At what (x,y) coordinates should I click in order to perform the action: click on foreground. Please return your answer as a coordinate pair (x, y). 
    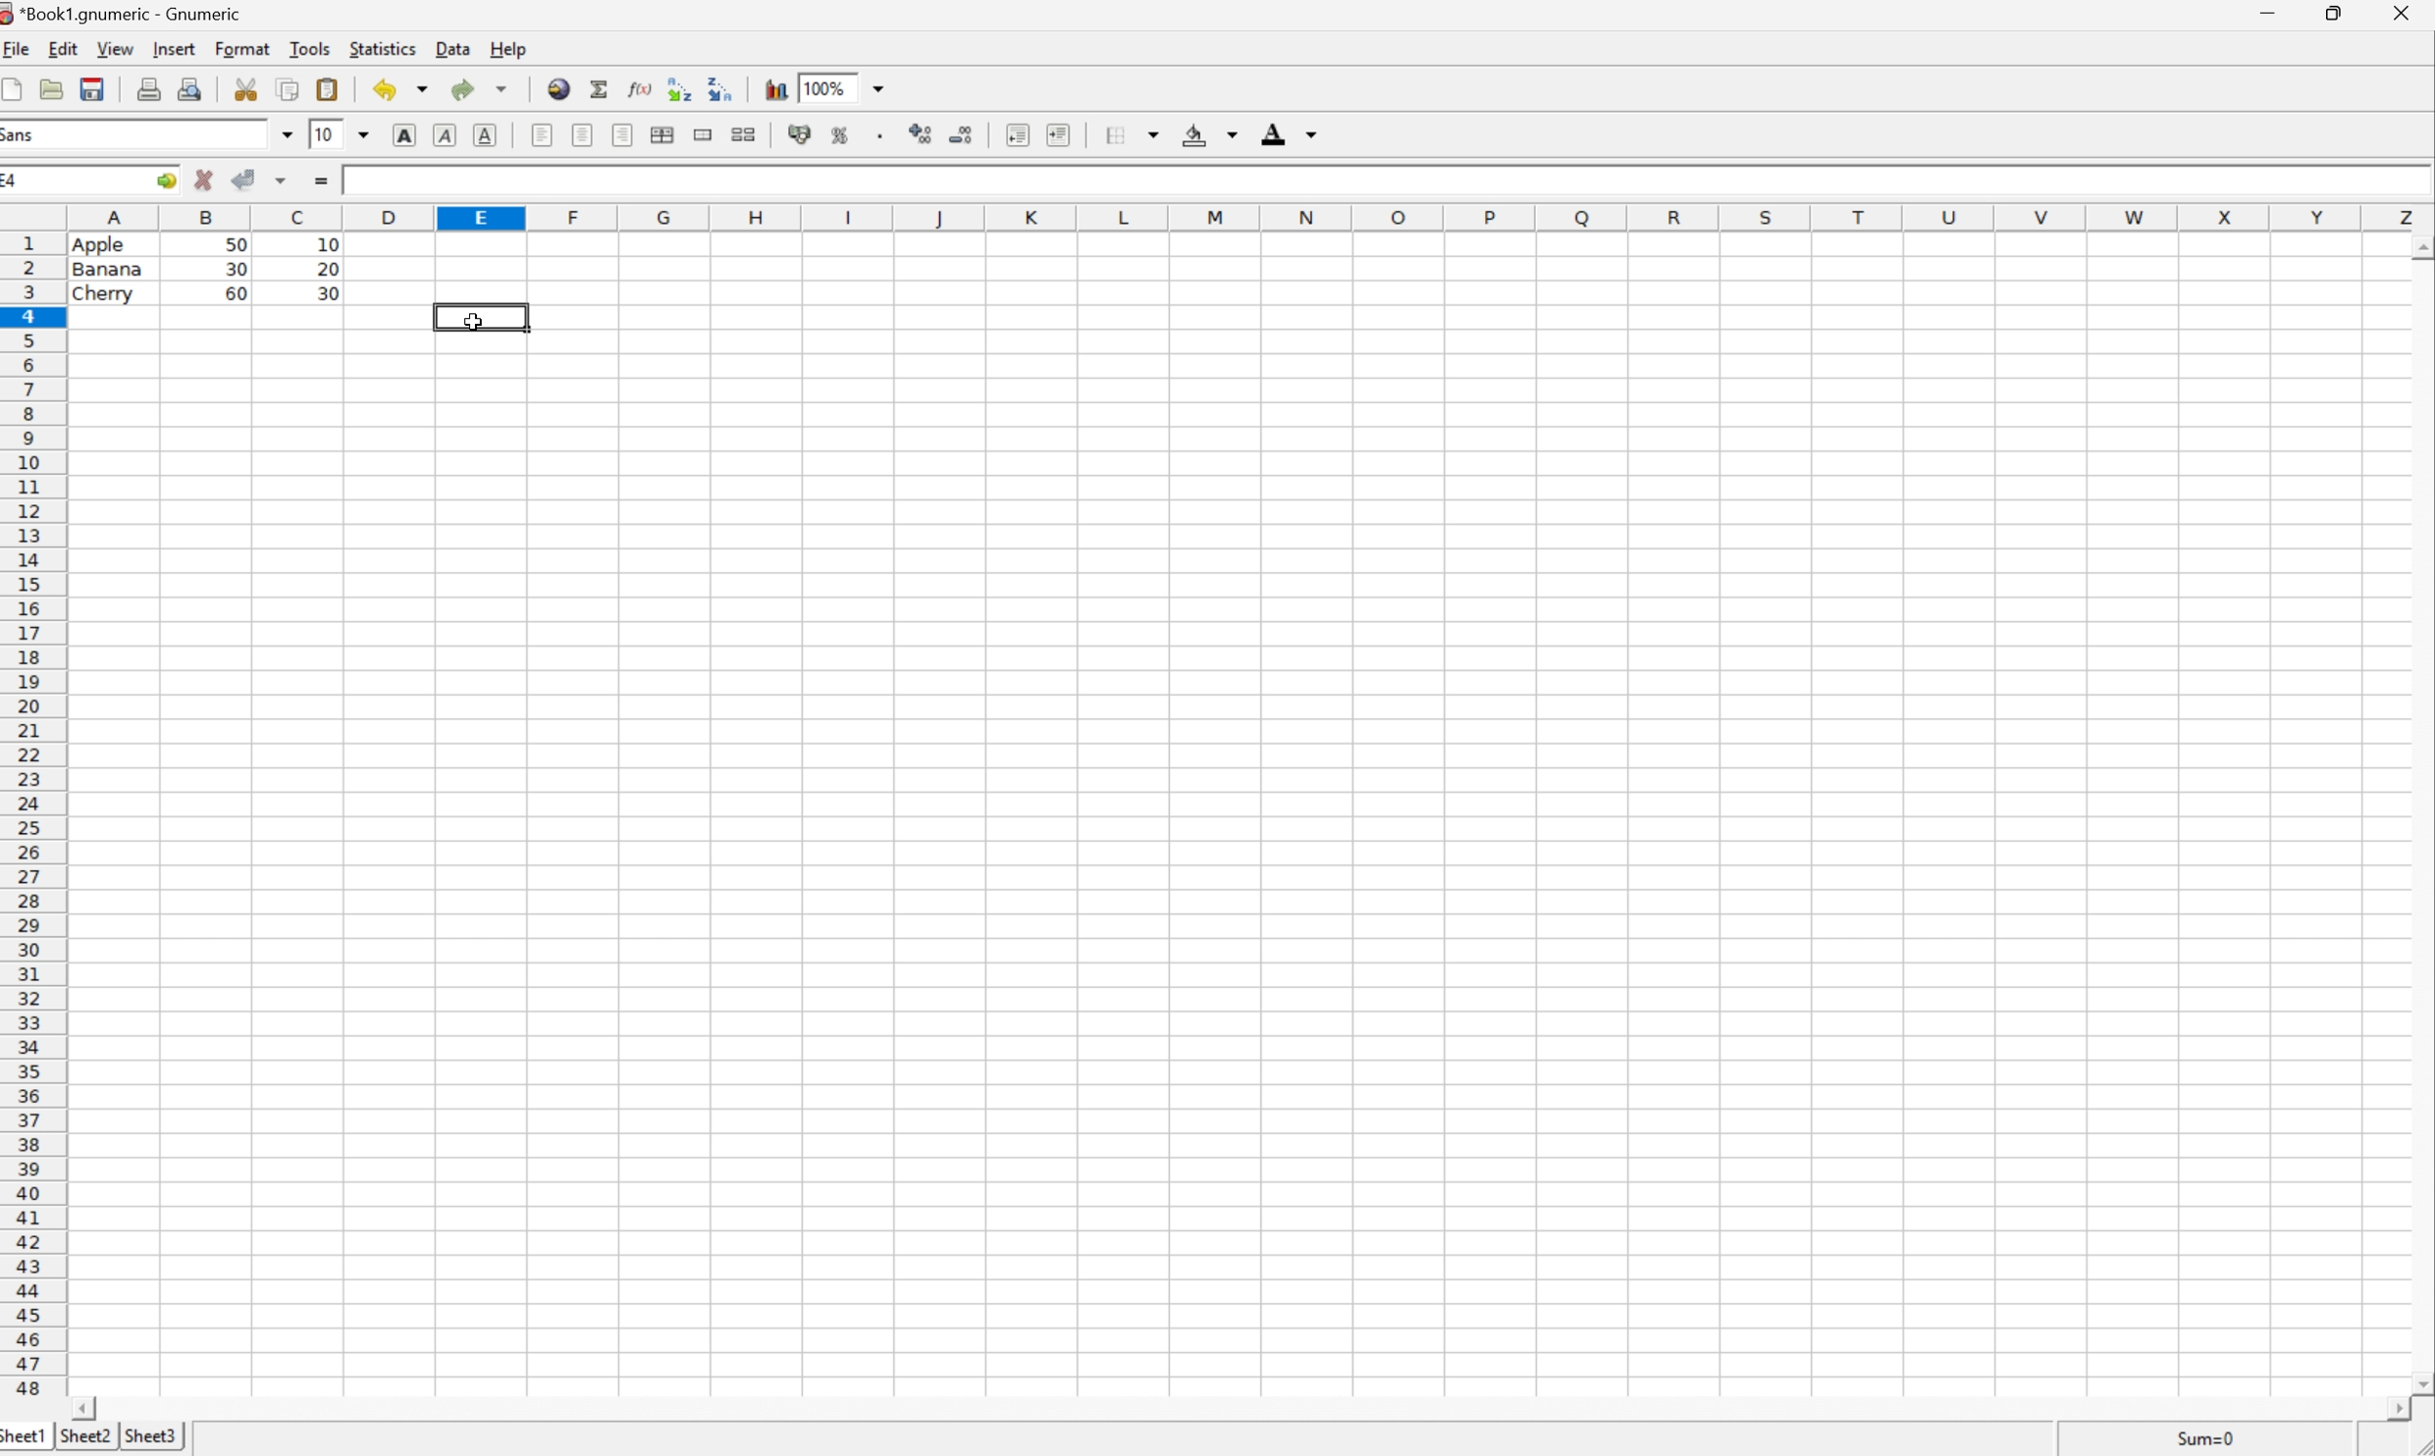
    Looking at the image, I should click on (1294, 132).